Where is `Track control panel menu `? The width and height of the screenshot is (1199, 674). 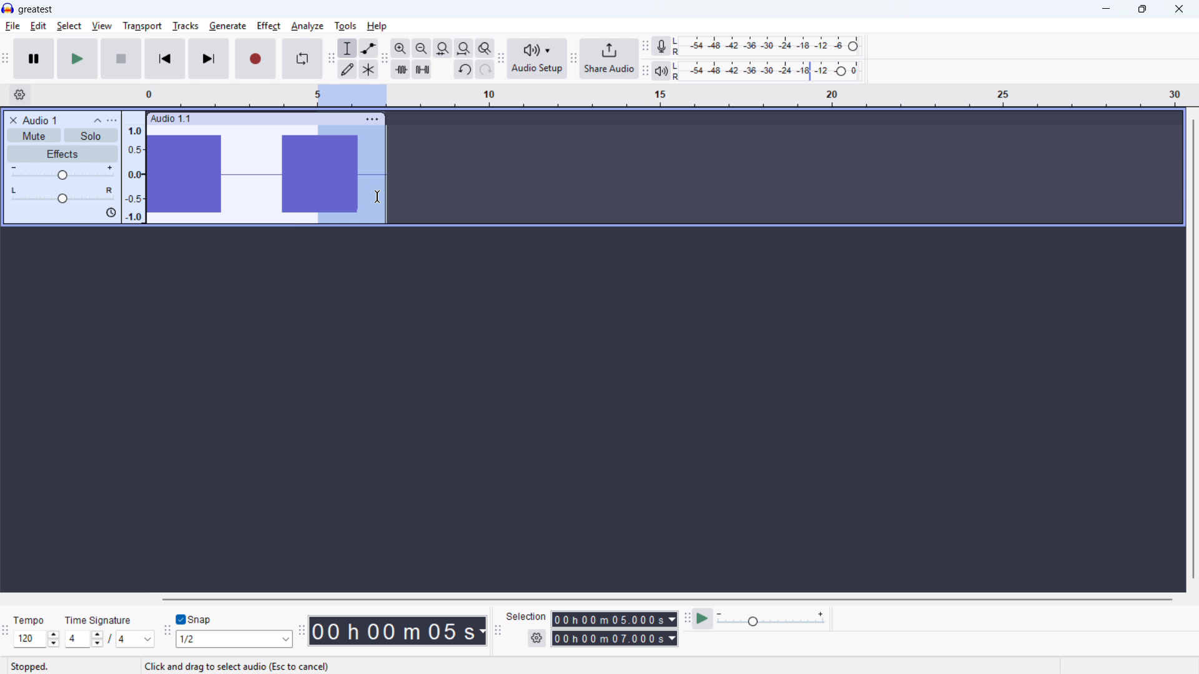 Track control panel menu  is located at coordinates (112, 120).